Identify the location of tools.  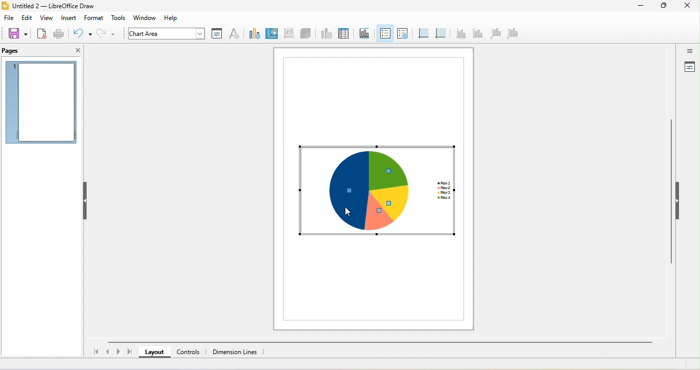
(119, 18).